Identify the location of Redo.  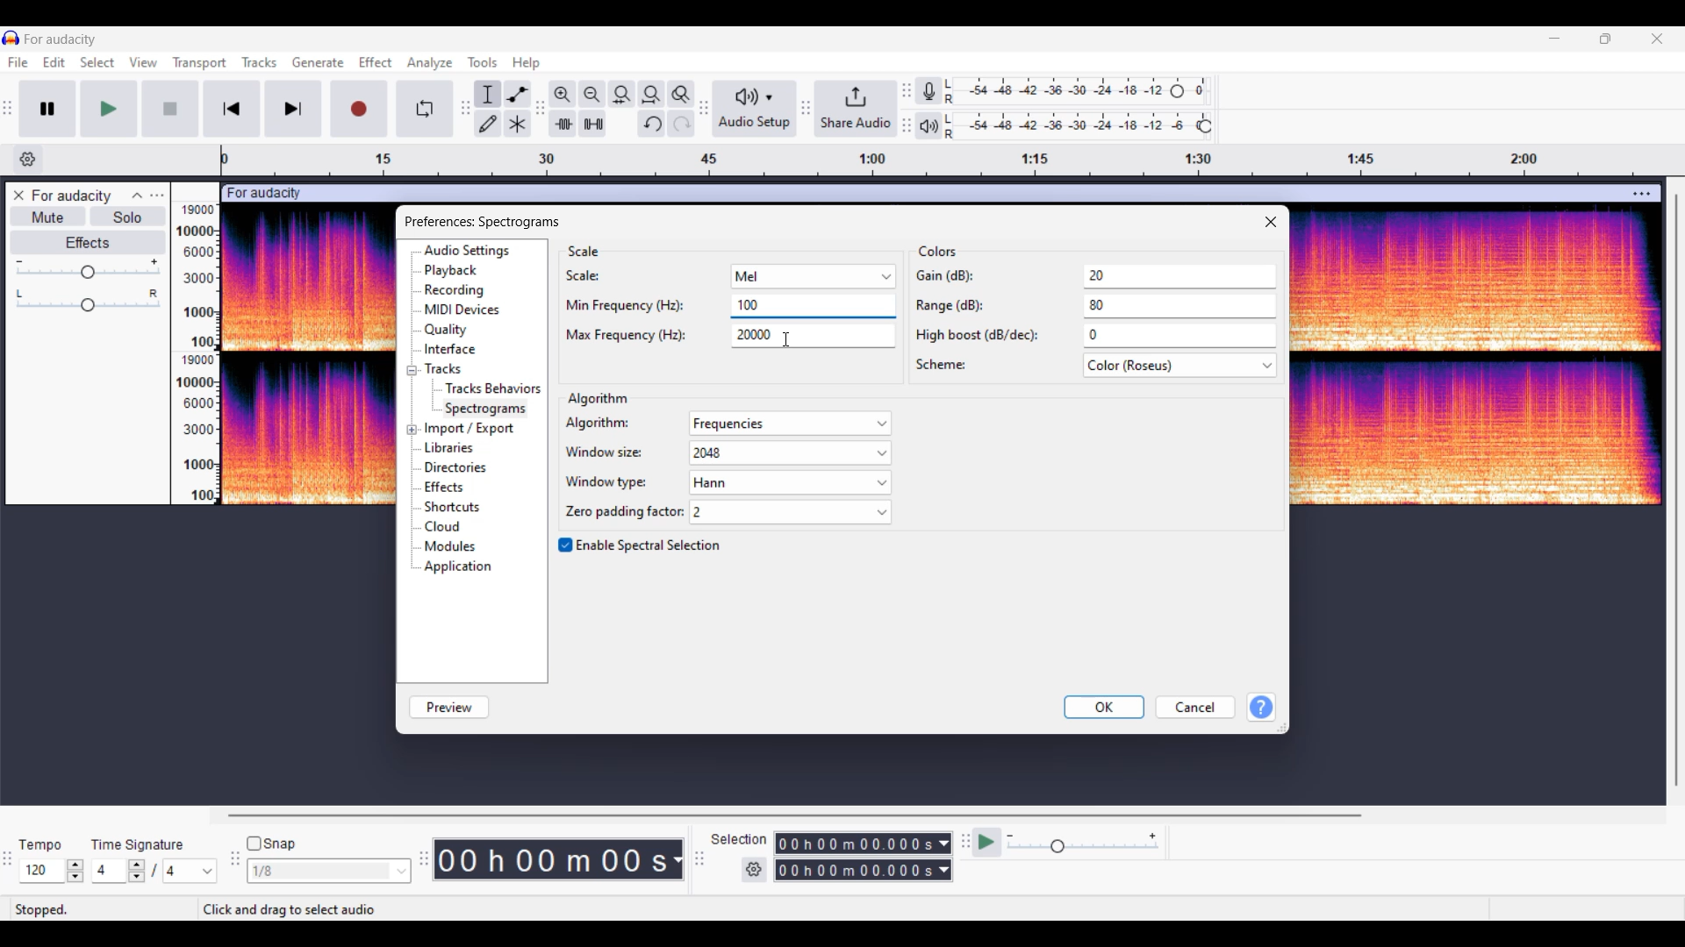
(681, 124).